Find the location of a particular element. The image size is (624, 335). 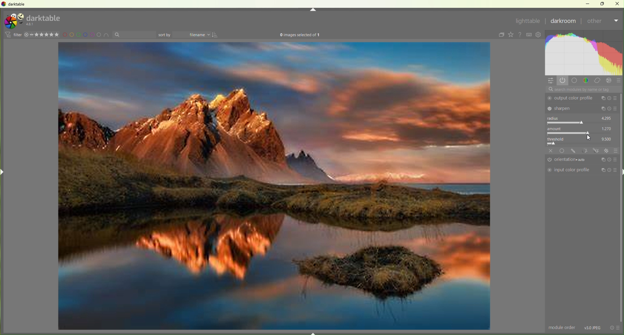

filter is located at coordinates (17, 34).